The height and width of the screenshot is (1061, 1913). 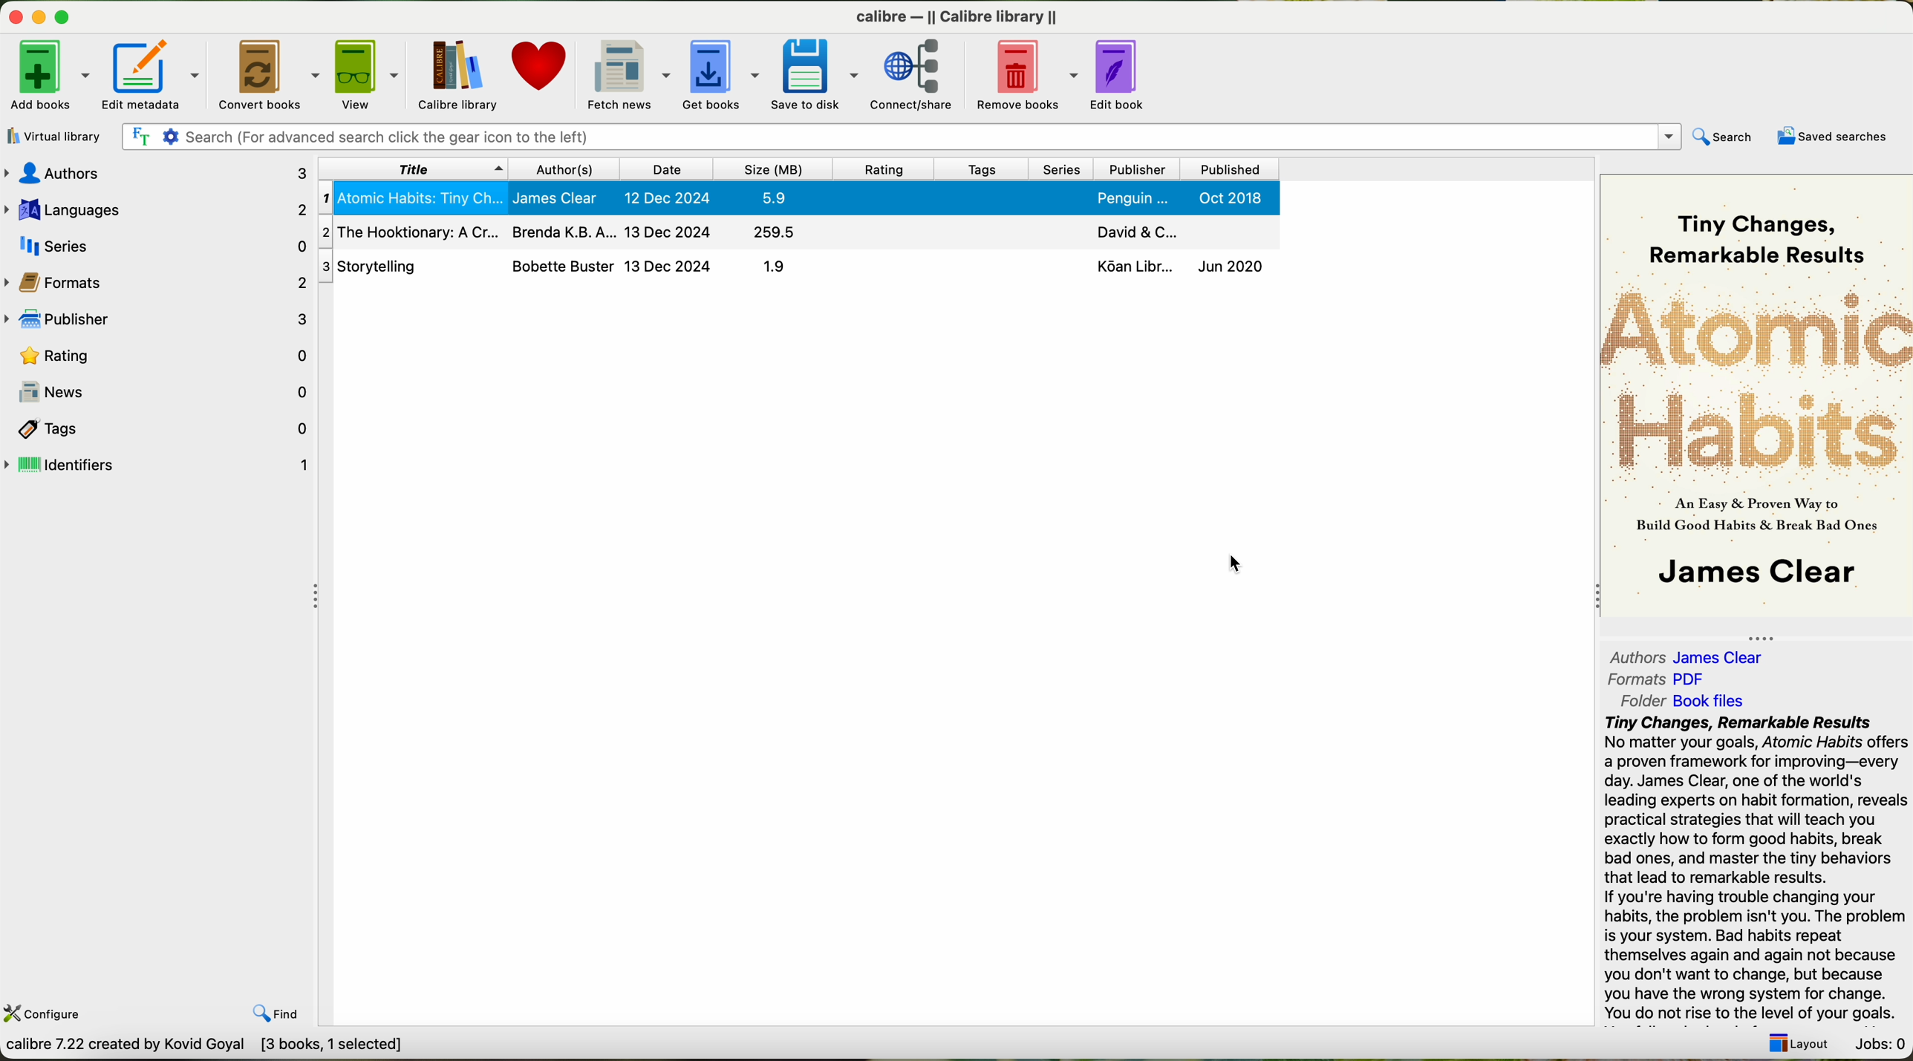 I want to click on Minimize, so click(x=16, y=19).